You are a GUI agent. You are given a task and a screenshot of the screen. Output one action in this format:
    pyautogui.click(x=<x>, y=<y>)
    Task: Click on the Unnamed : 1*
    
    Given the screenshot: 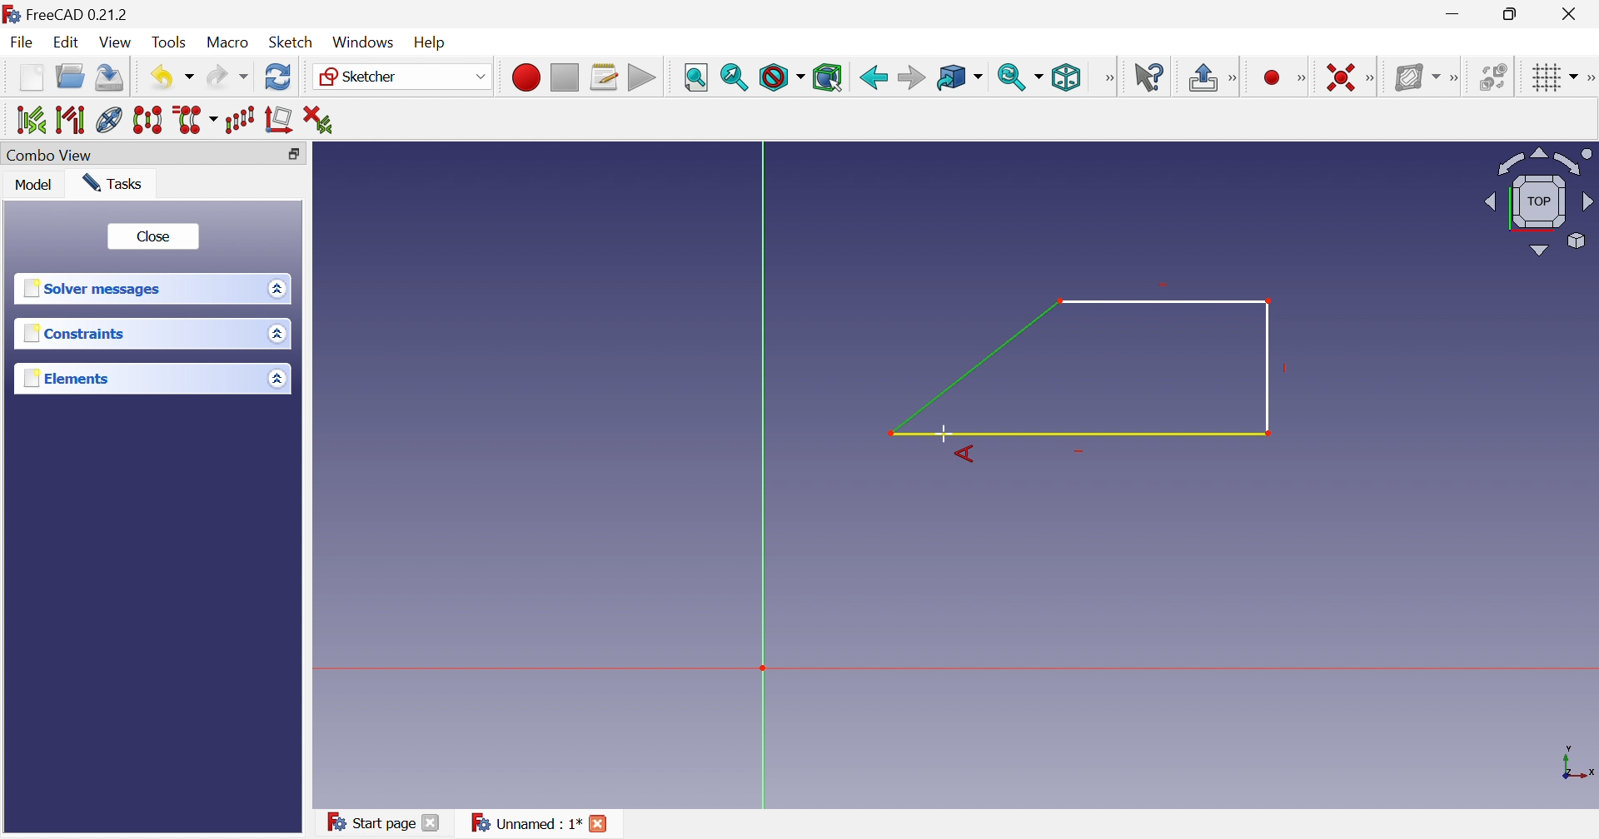 What is the action you would take?
    pyautogui.click(x=526, y=824)
    